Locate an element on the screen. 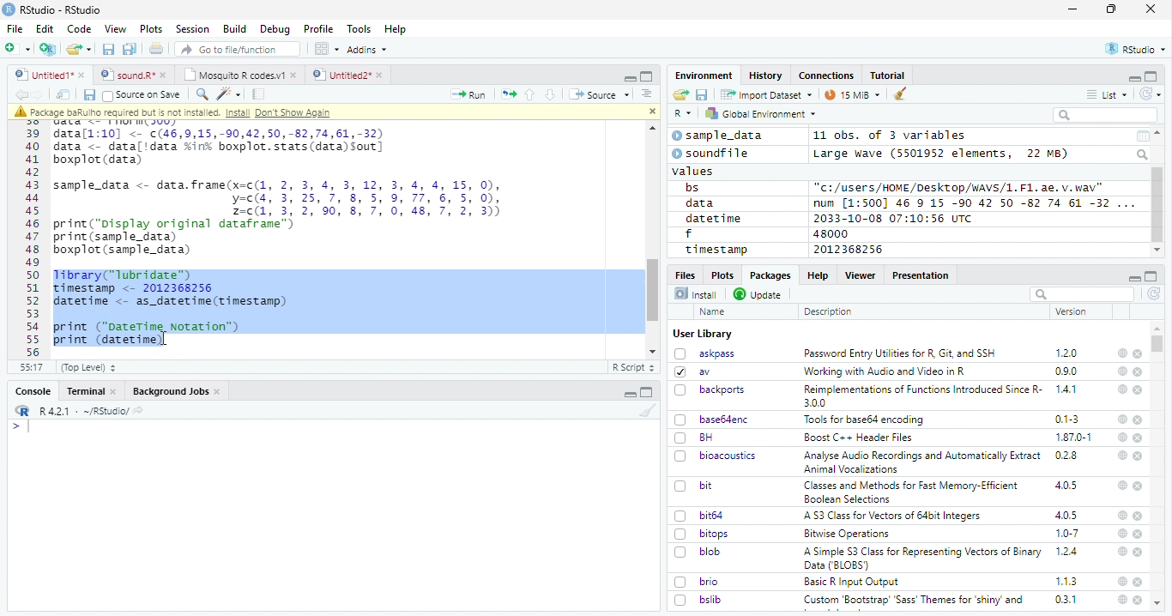  Re-run the previous code region is located at coordinates (507, 95).